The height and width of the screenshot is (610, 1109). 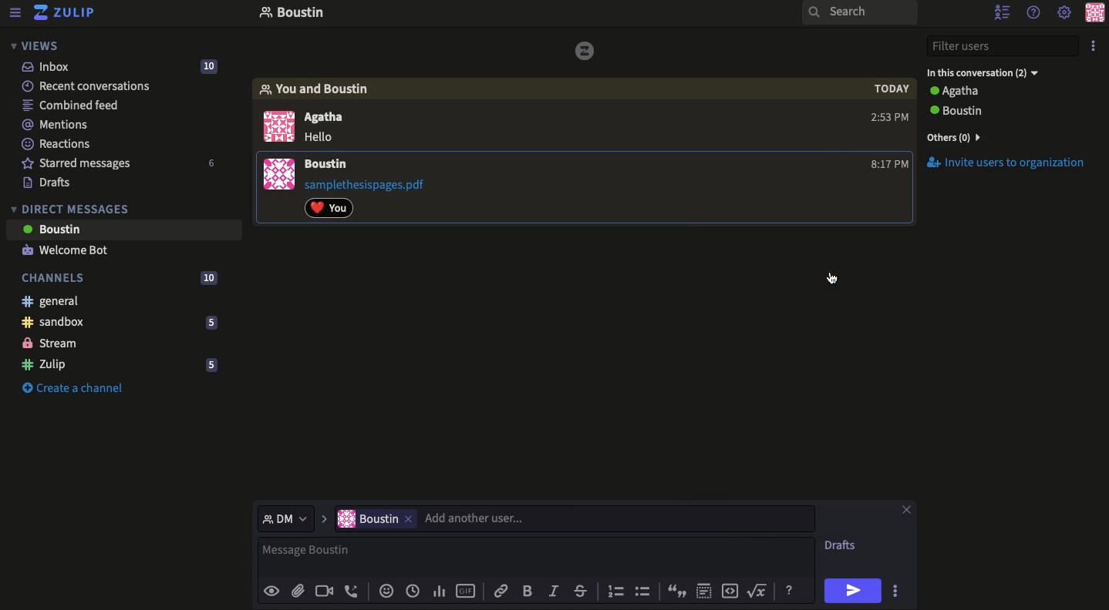 What do you see at coordinates (531, 590) in the screenshot?
I see `Bold` at bounding box center [531, 590].